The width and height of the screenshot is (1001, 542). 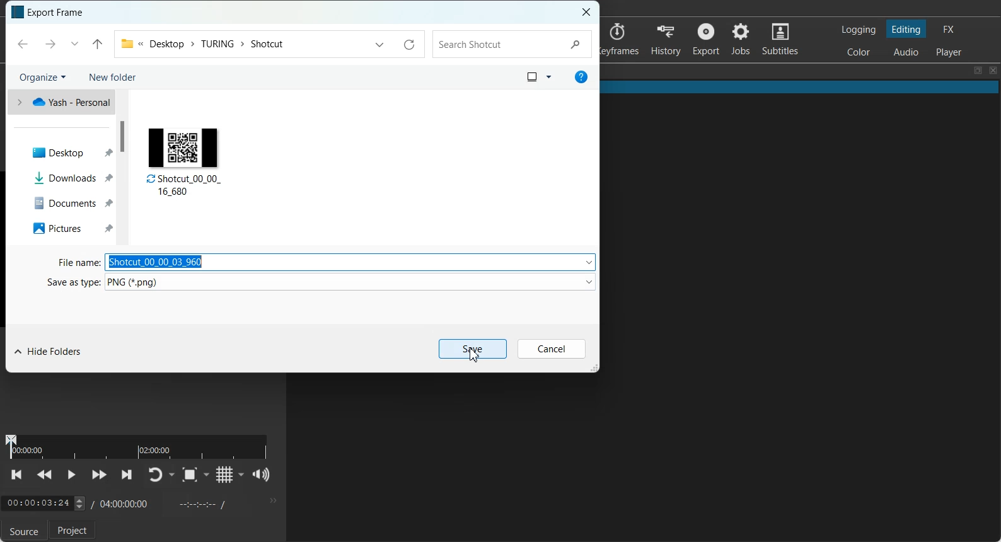 What do you see at coordinates (858, 30) in the screenshot?
I see `Switching to Logging Layout` at bounding box center [858, 30].